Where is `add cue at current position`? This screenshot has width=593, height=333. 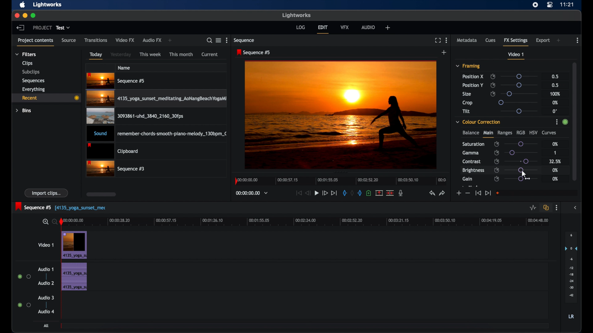 add cue at current position is located at coordinates (368, 193).